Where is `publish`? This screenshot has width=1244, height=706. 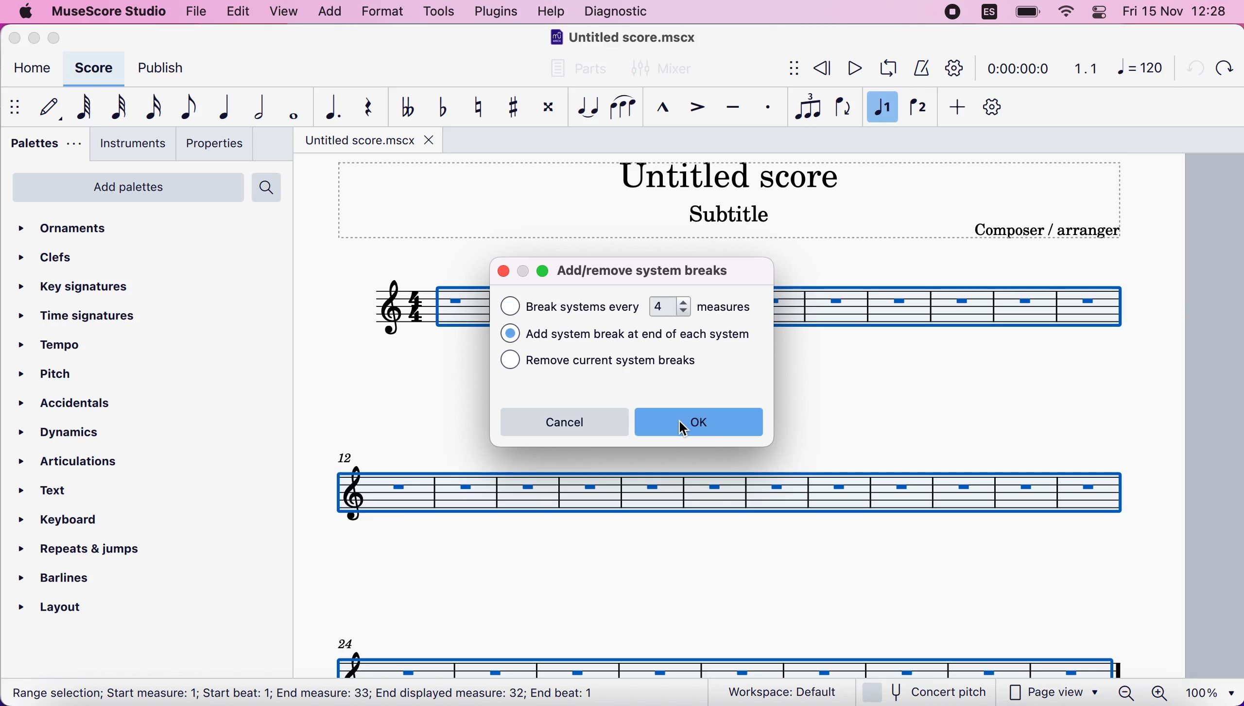 publish is located at coordinates (170, 71).